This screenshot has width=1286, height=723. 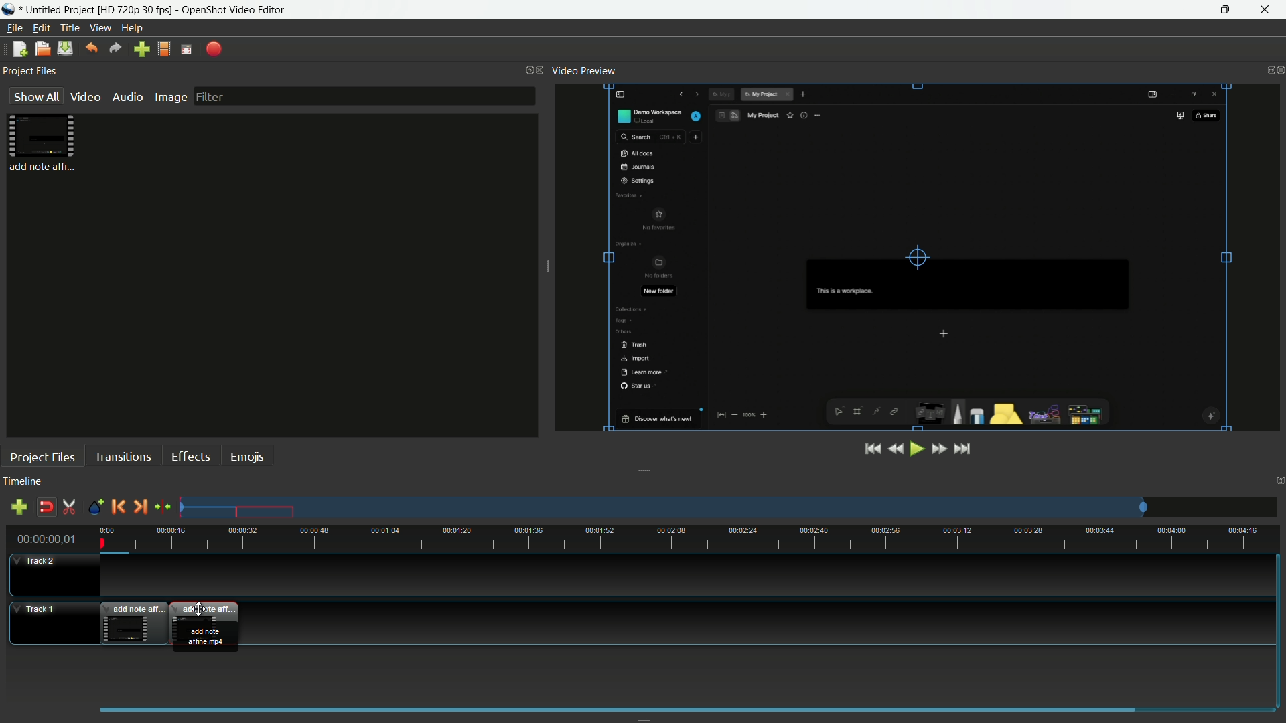 What do you see at coordinates (135, 622) in the screenshot?
I see `video in track-1` at bounding box center [135, 622].